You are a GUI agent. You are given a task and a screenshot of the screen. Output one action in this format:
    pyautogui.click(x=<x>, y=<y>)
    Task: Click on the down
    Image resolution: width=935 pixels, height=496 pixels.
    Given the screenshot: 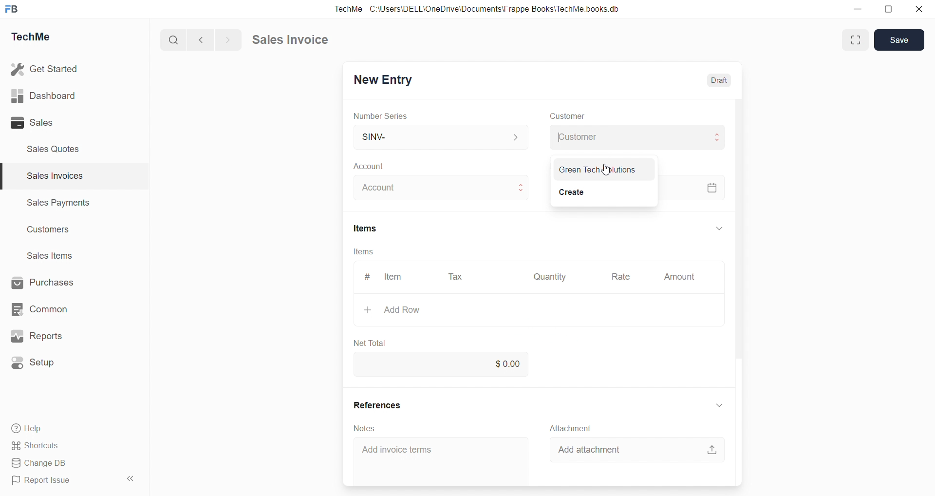 What is the action you would take?
    pyautogui.click(x=720, y=228)
    